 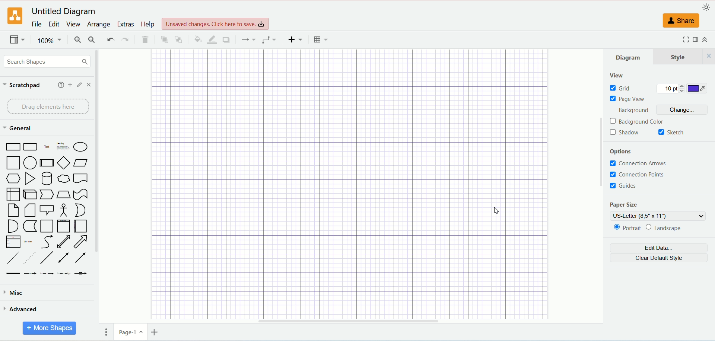 What do you see at coordinates (127, 24) in the screenshot?
I see `extras` at bounding box center [127, 24].